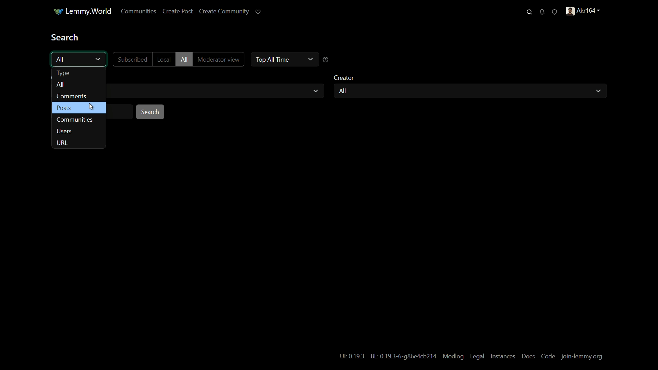  What do you see at coordinates (345, 78) in the screenshot?
I see `creator` at bounding box center [345, 78].